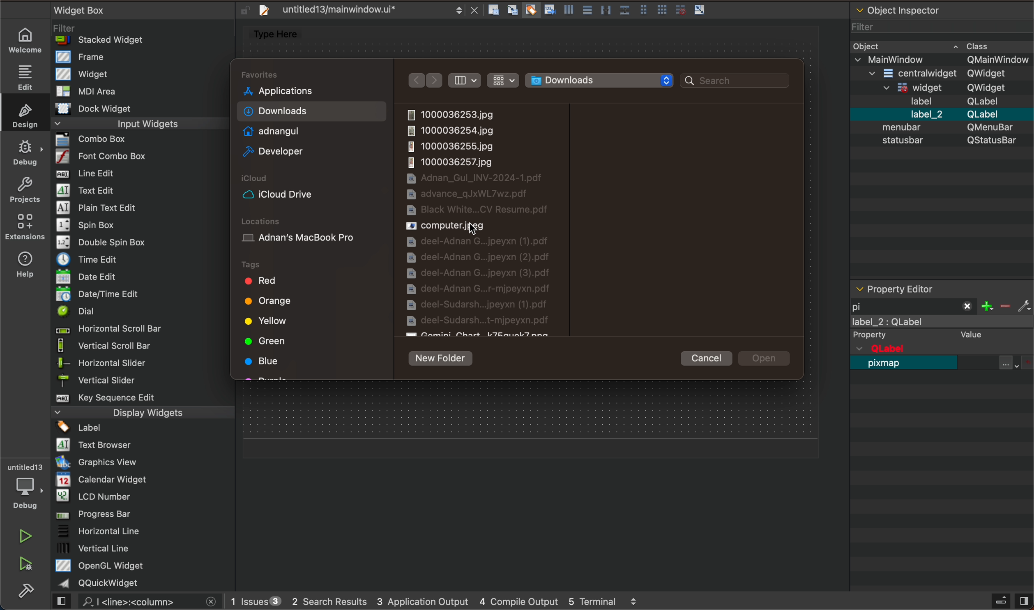  I want to click on filetr pixmap, so click(914, 305).